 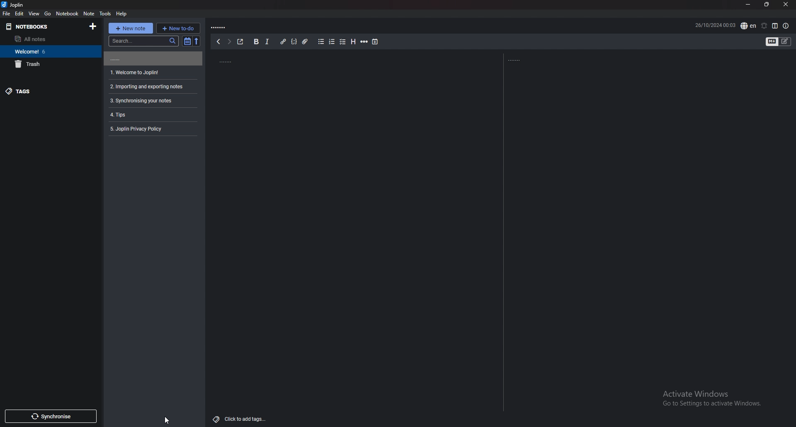 What do you see at coordinates (375, 42) in the screenshot?
I see `insert time` at bounding box center [375, 42].